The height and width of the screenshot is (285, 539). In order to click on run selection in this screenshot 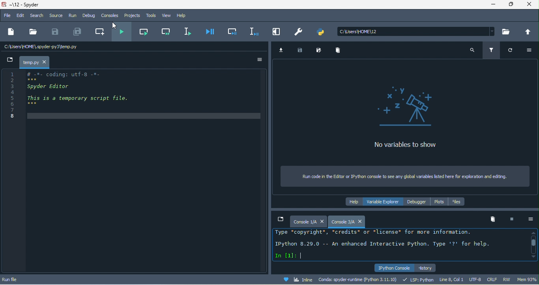, I will do `click(189, 32)`.